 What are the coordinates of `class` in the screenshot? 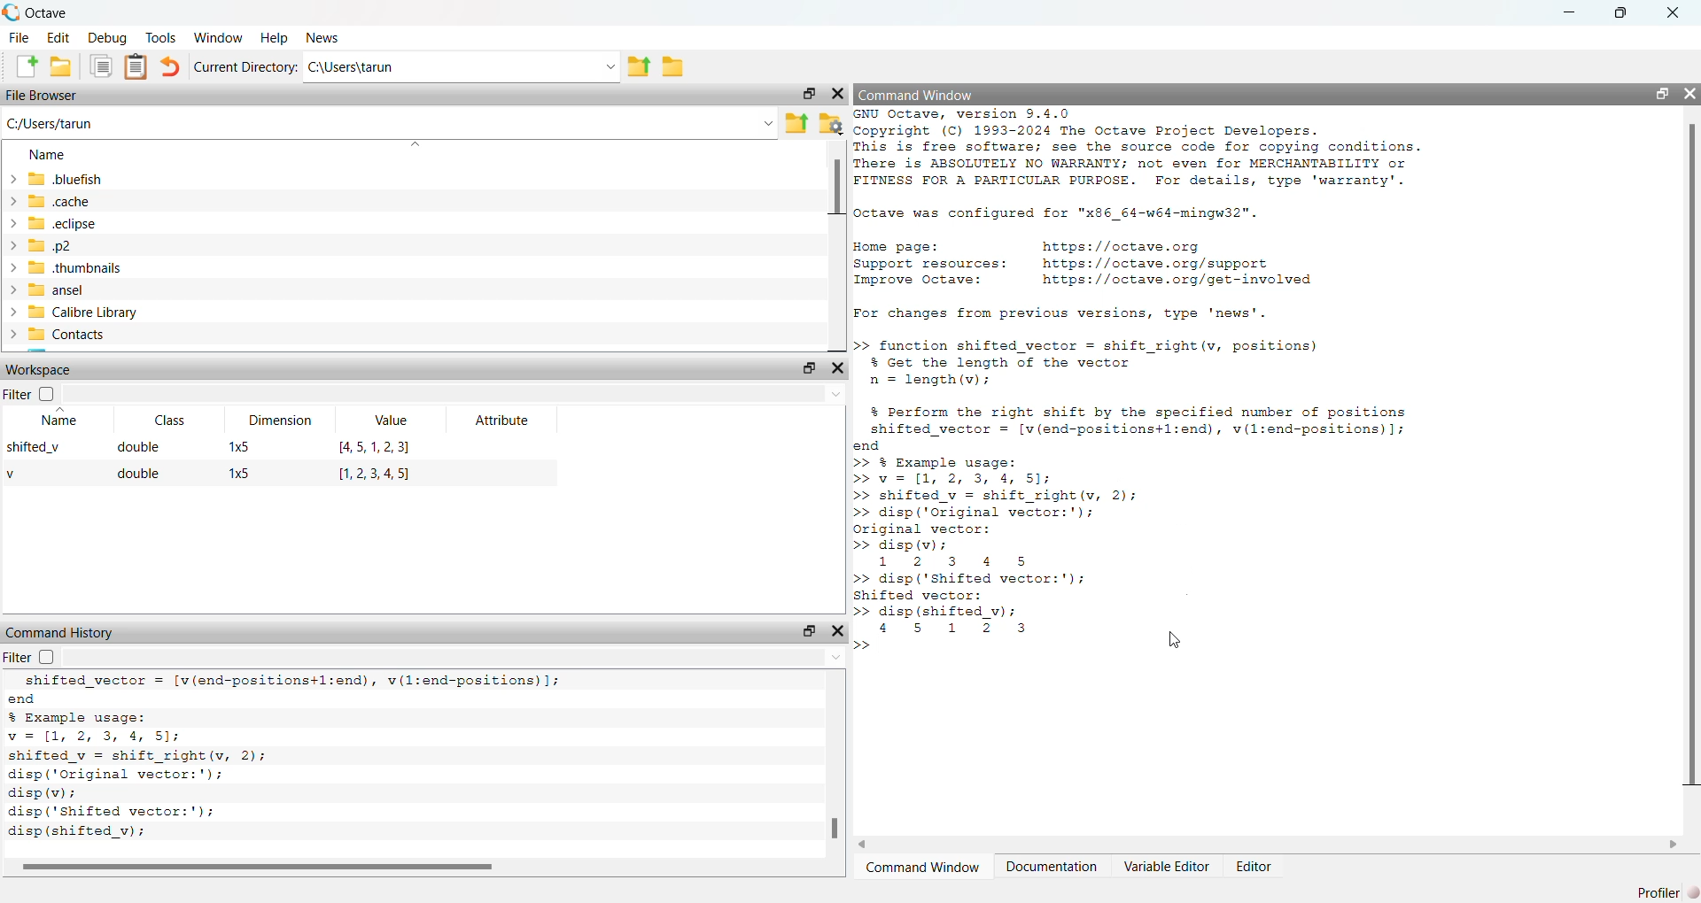 It's located at (167, 419).